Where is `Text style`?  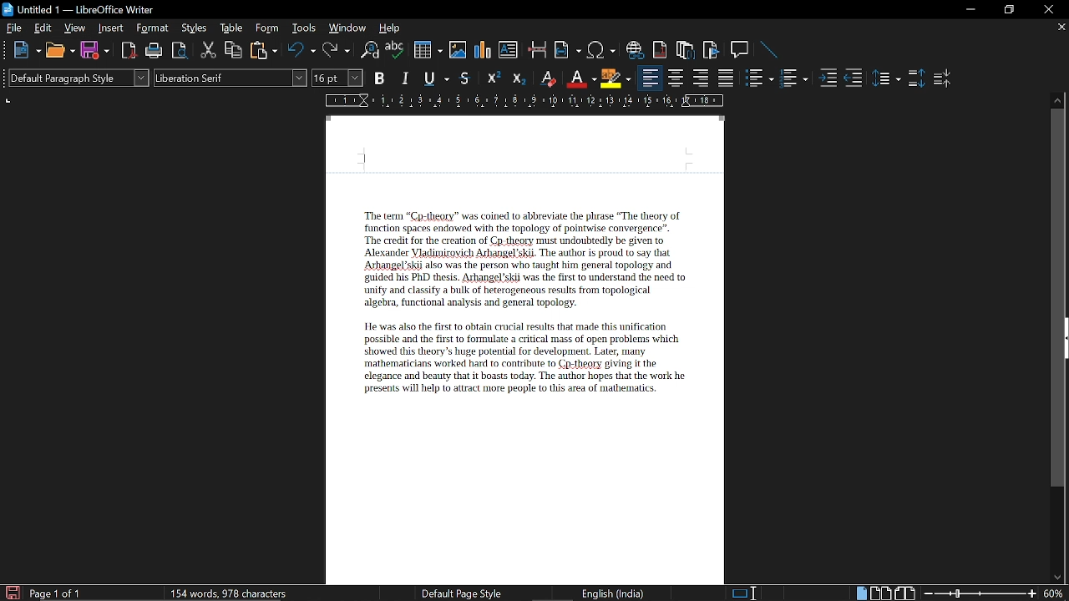 Text style is located at coordinates (231, 78).